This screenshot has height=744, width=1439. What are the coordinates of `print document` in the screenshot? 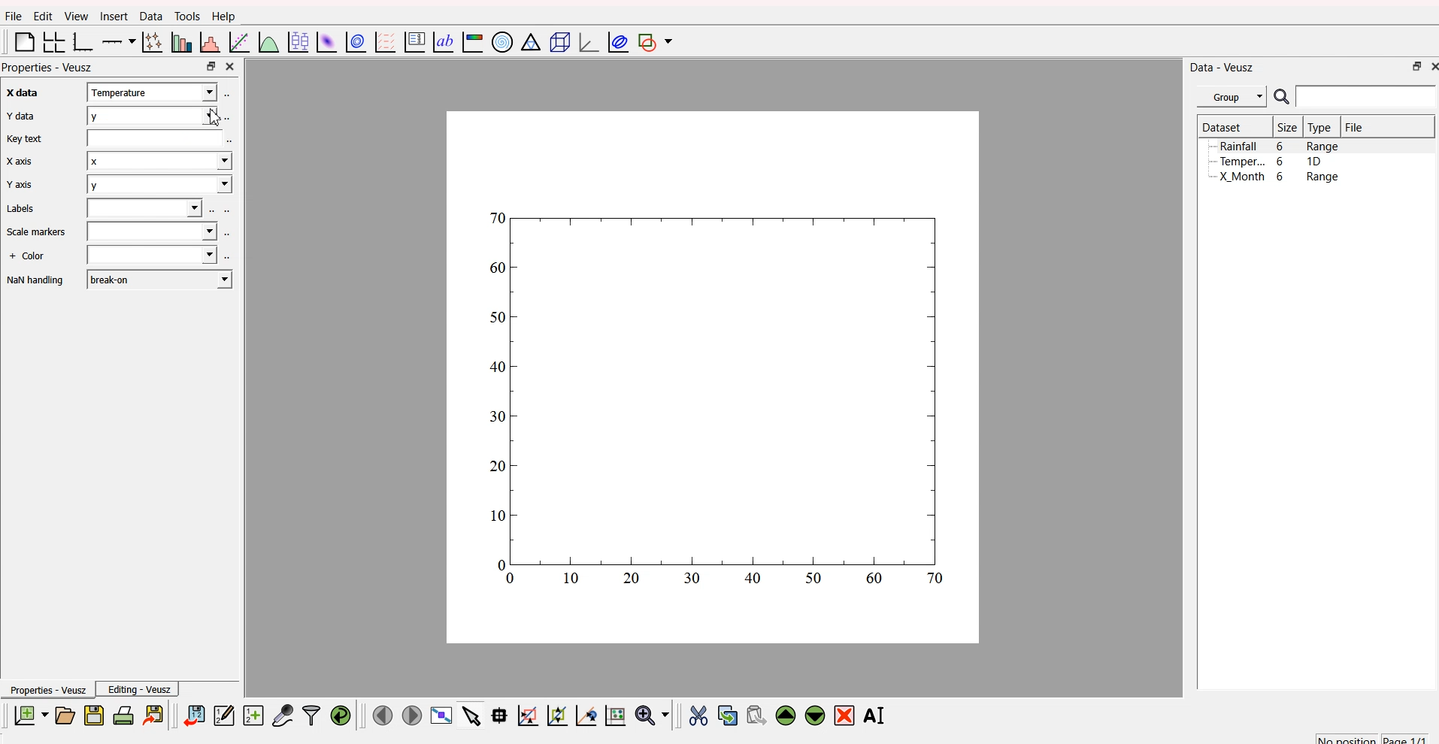 It's located at (123, 715).